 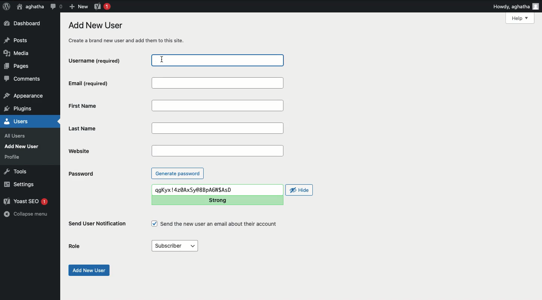 What do you see at coordinates (75, 246) in the screenshot?
I see `Role` at bounding box center [75, 246].